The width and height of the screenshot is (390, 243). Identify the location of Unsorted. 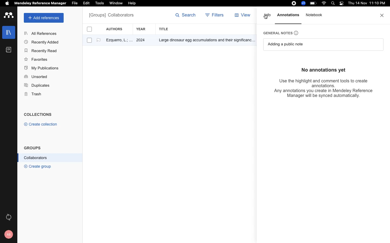
(37, 77).